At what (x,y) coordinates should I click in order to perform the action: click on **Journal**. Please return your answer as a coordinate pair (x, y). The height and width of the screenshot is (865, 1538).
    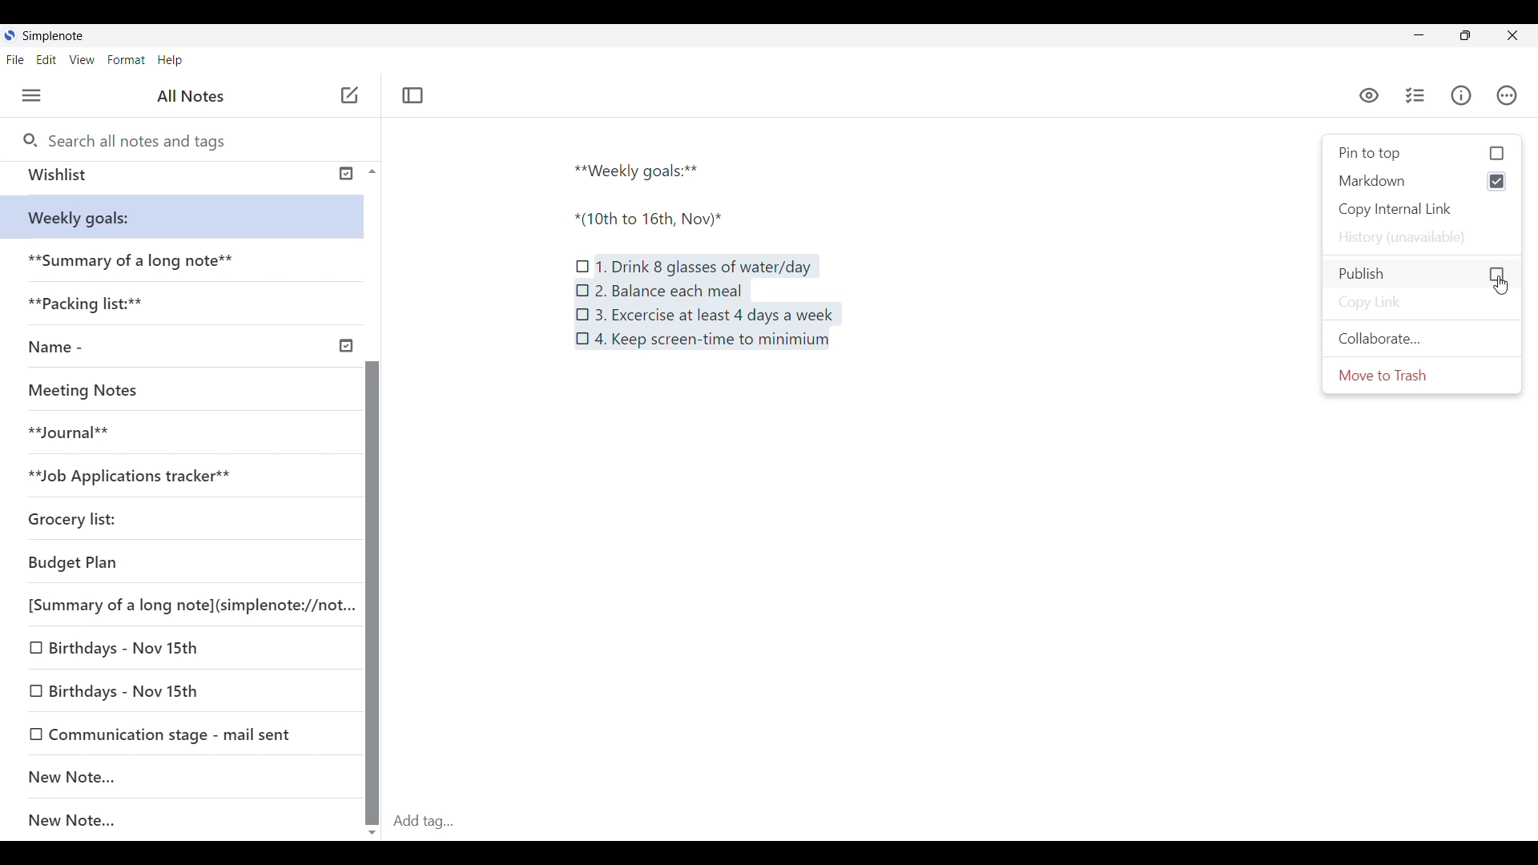
    Looking at the image, I should click on (77, 430).